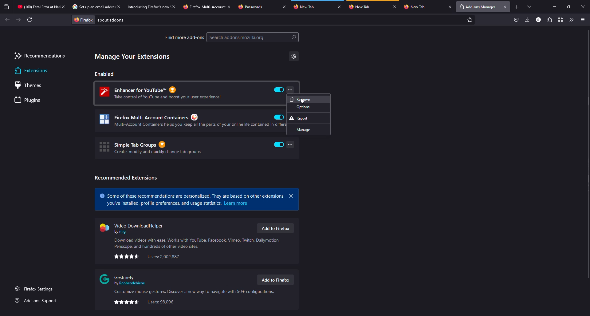  Describe the element at coordinates (229, 7) in the screenshot. I see `close` at that location.